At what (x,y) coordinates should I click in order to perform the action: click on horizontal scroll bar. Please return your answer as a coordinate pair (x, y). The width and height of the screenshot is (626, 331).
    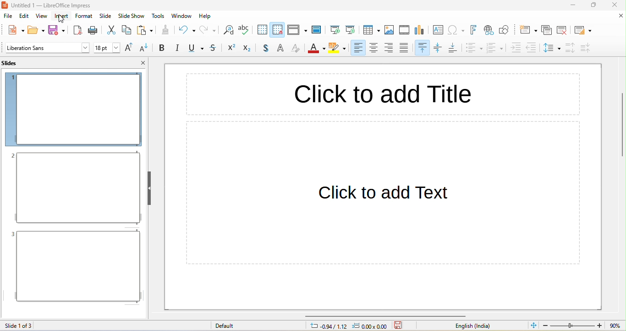
    Looking at the image, I should click on (386, 315).